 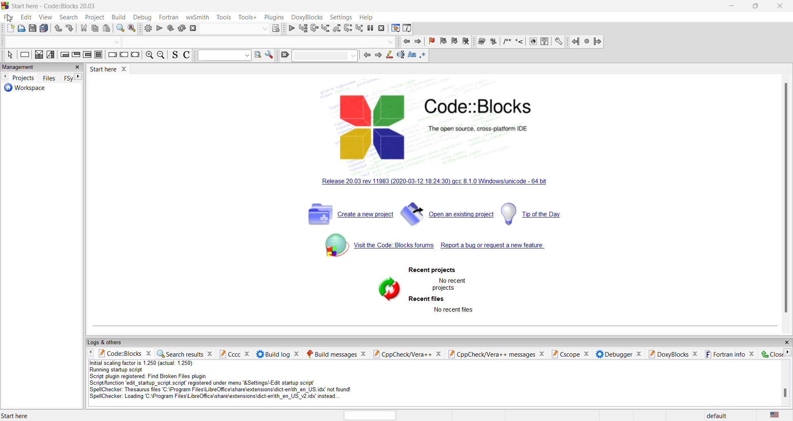 What do you see at coordinates (45, 28) in the screenshot?
I see `save all` at bounding box center [45, 28].